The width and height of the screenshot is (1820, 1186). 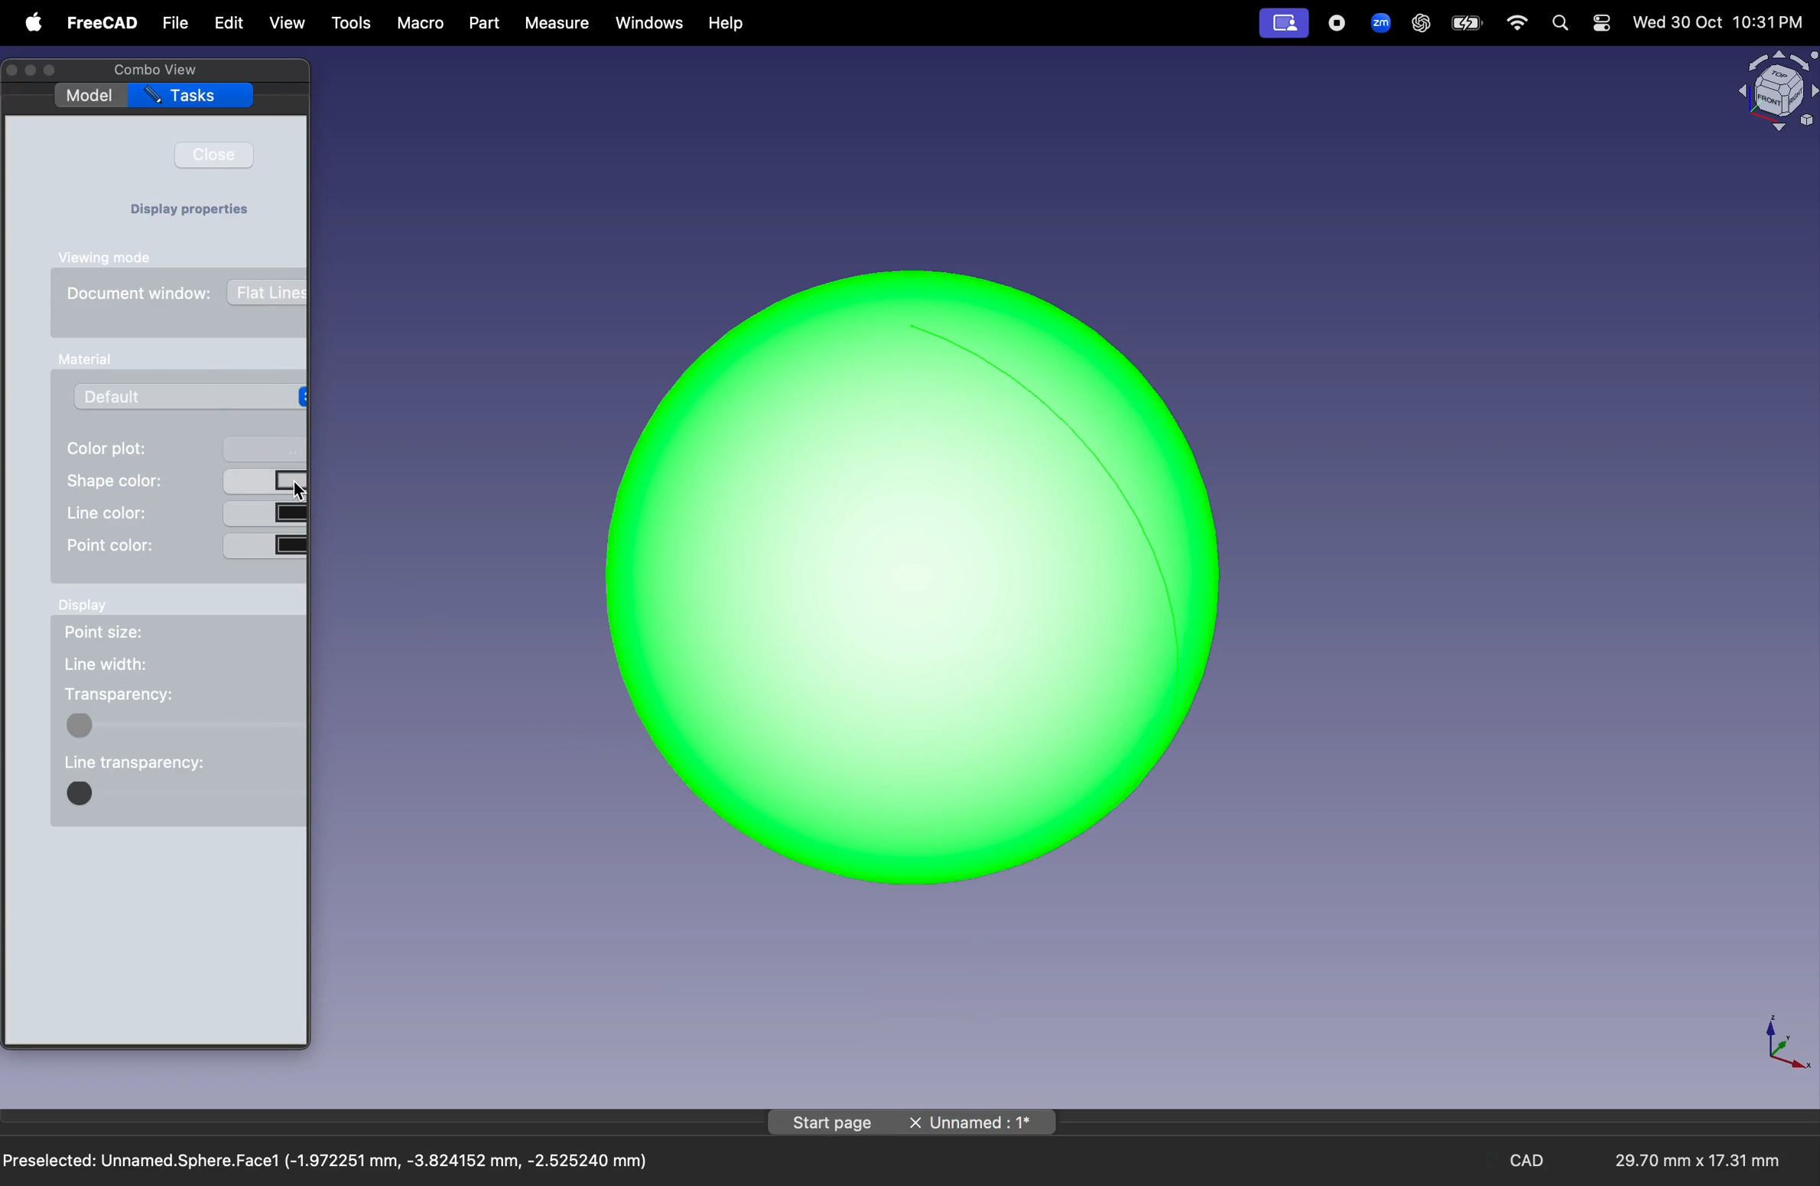 What do you see at coordinates (181, 725) in the screenshot?
I see `color block` at bounding box center [181, 725].